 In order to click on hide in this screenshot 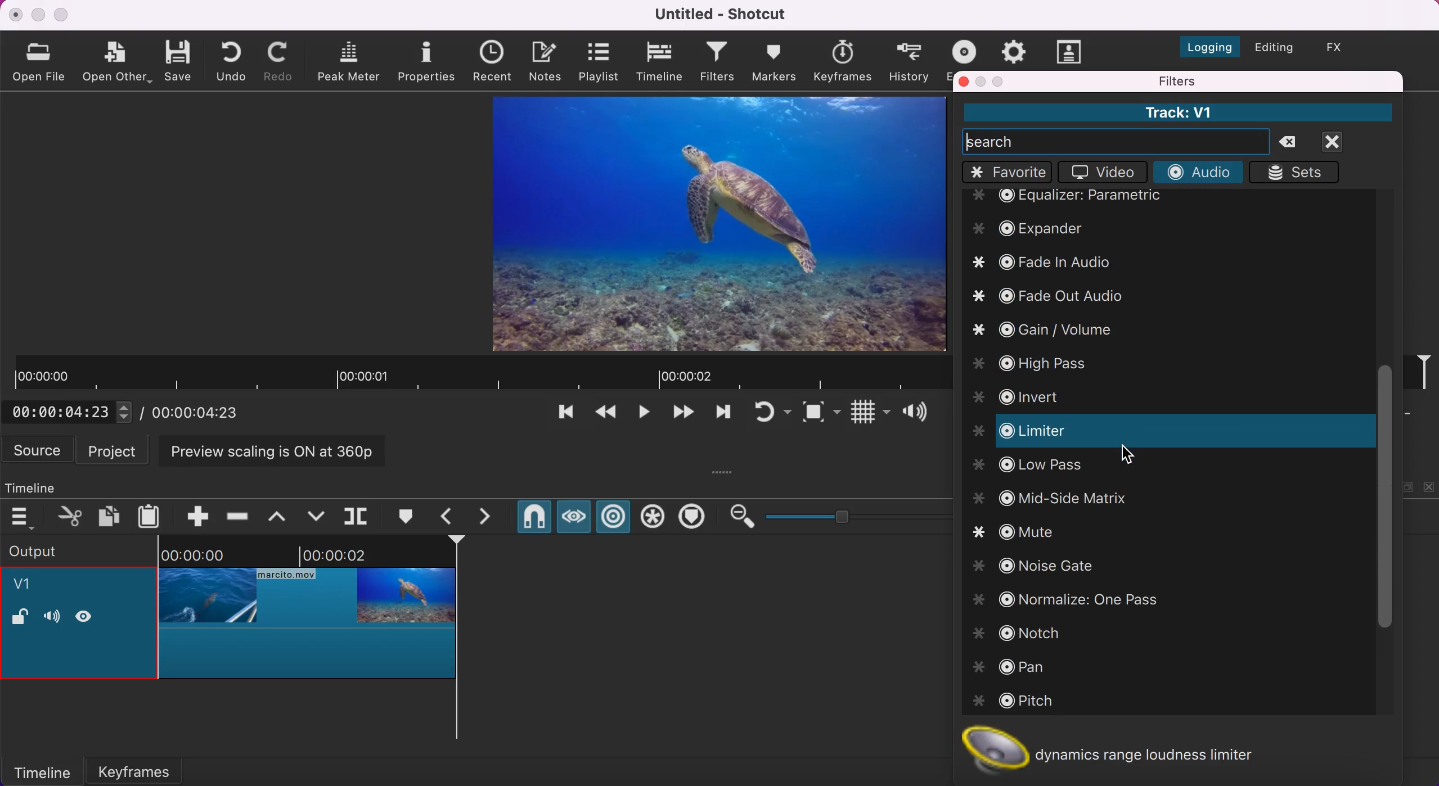, I will do `click(88, 616)`.